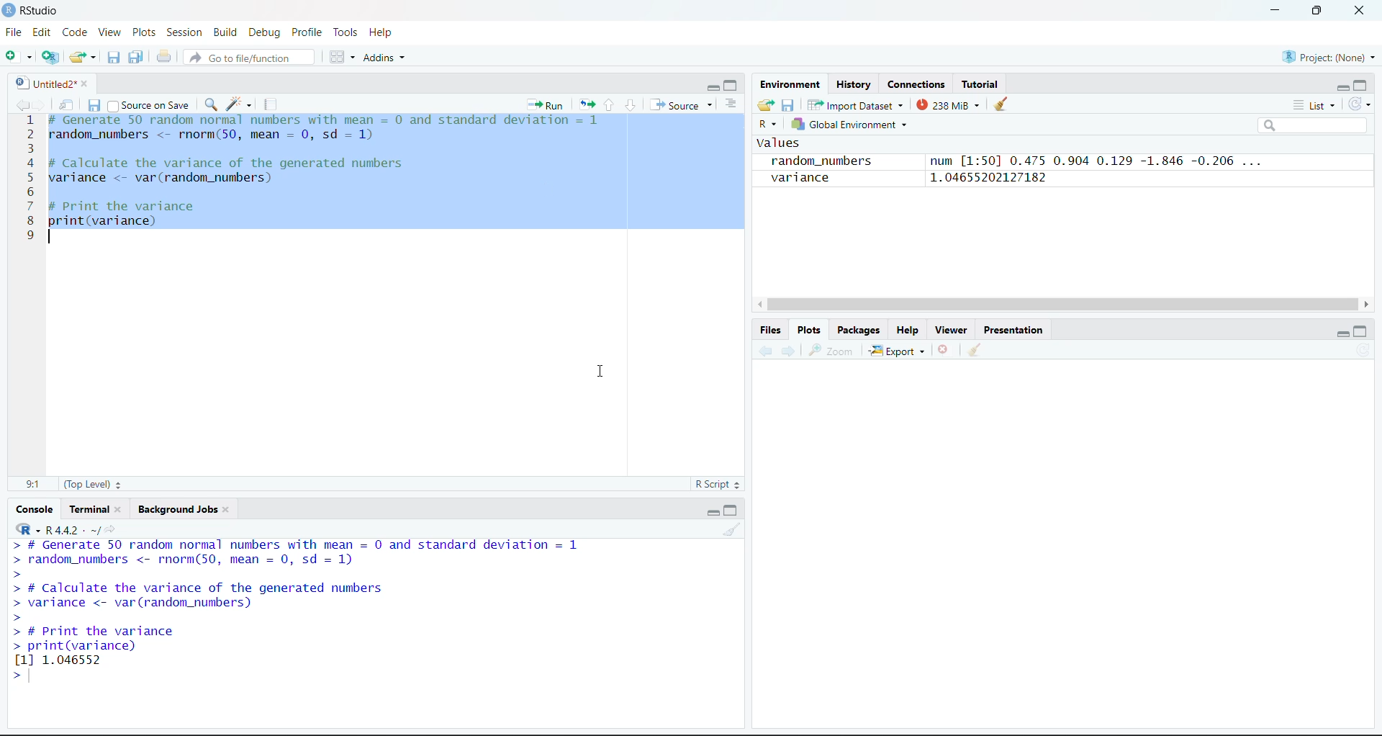  I want to click on close file, so click(944, 349).